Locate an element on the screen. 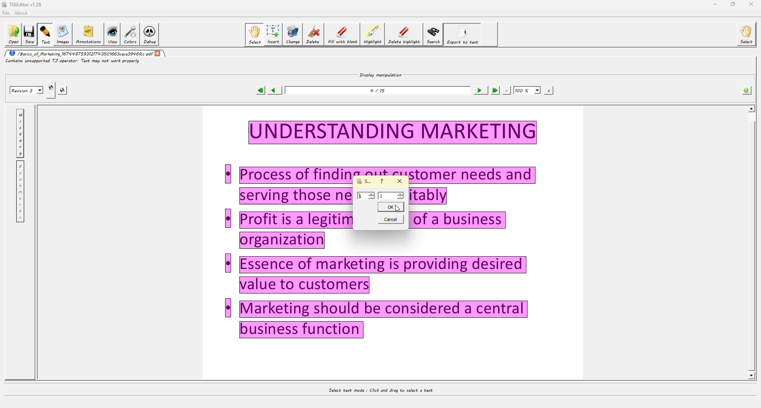  about is located at coordinates (21, 13).